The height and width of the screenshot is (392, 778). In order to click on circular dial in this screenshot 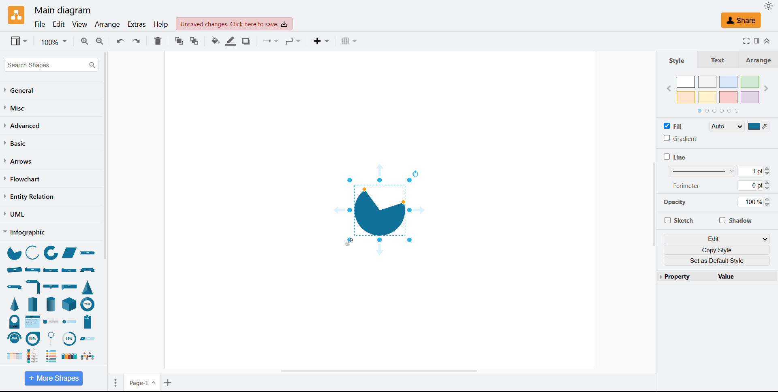, I will do `click(68, 339)`.